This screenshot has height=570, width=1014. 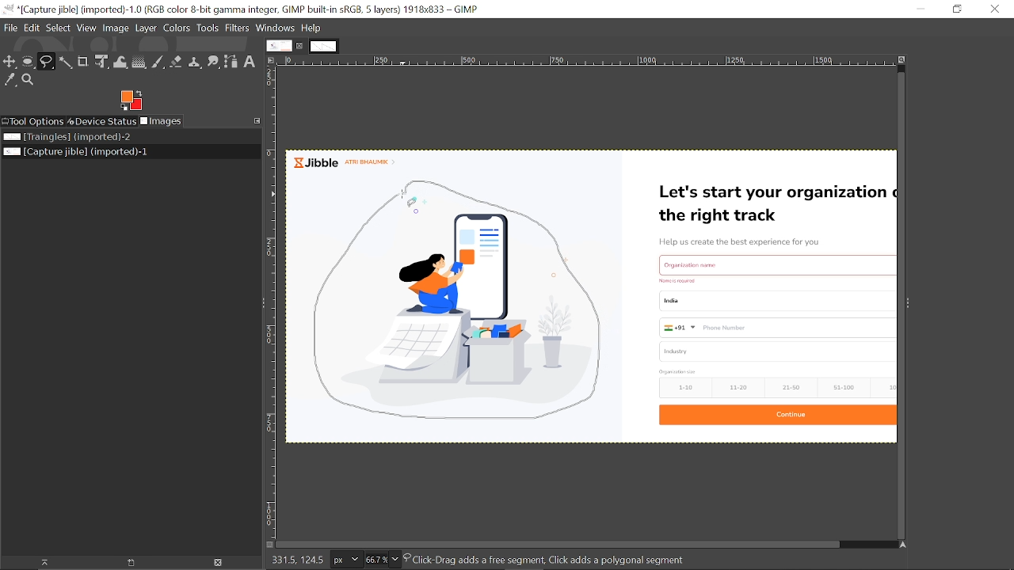 I want to click on Clone tool, so click(x=195, y=62).